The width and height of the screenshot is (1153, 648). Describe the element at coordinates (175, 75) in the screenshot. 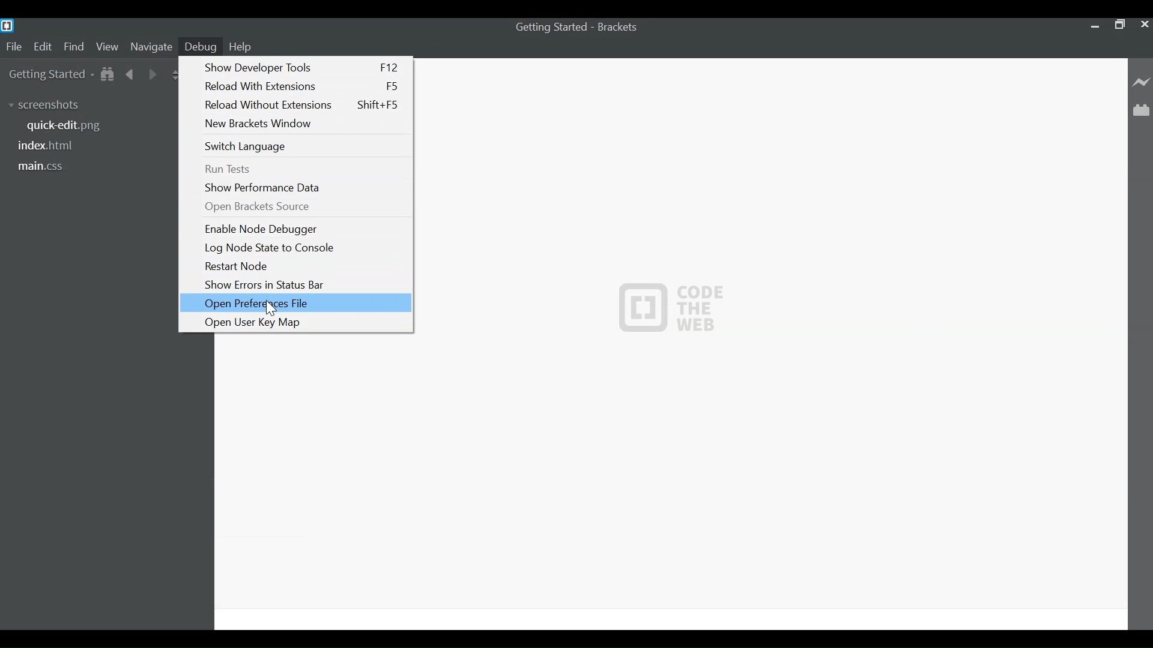

I see `Split the Editor Vertically or horizontally` at that location.